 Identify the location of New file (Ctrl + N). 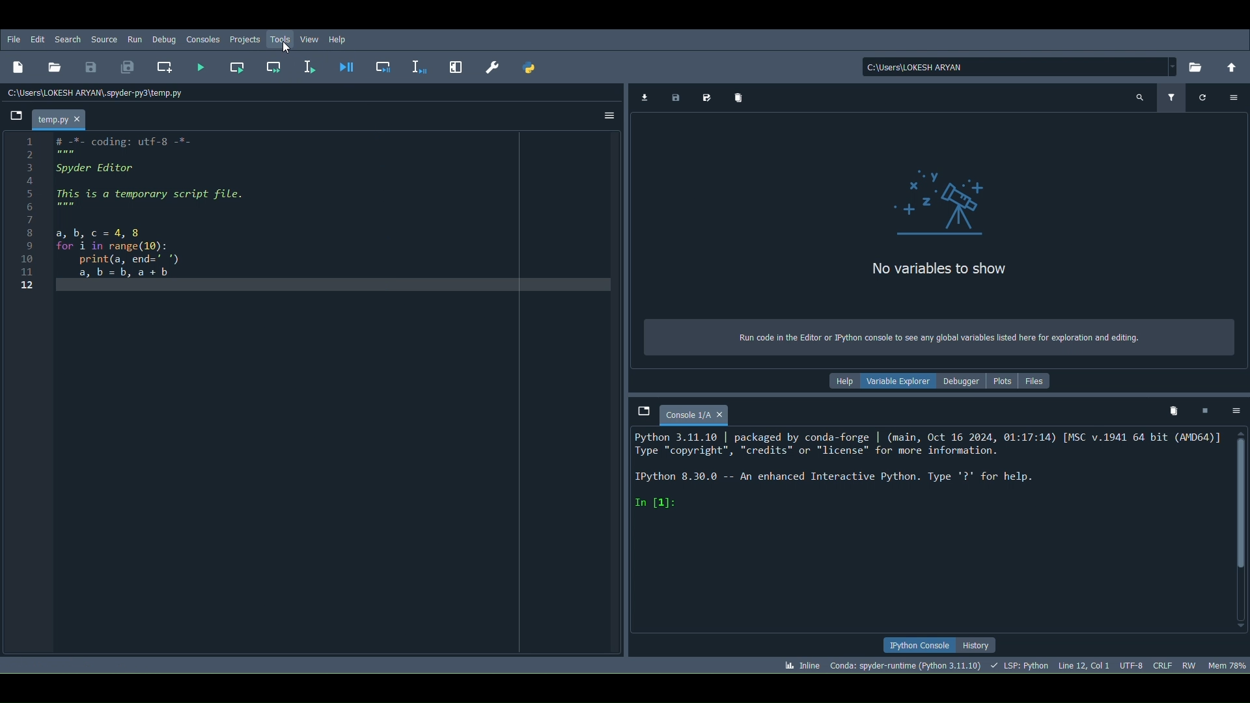
(18, 66).